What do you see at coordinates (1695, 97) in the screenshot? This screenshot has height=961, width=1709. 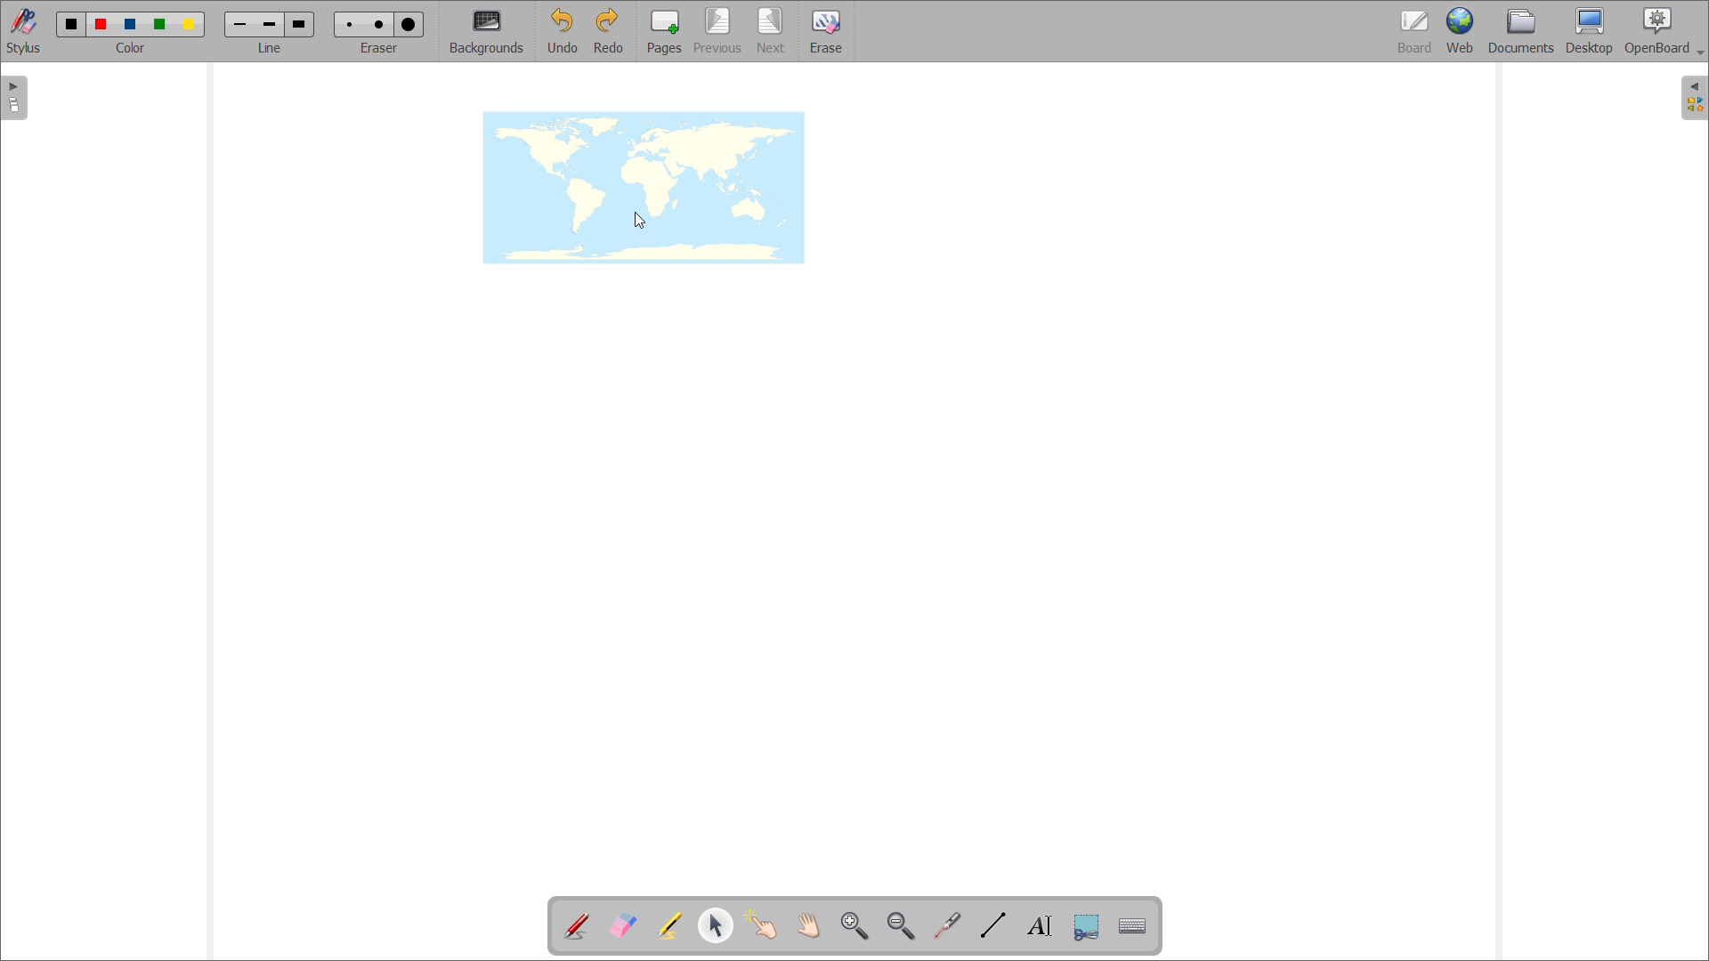 I see `open folder view` at bounding box center [1695, 97].